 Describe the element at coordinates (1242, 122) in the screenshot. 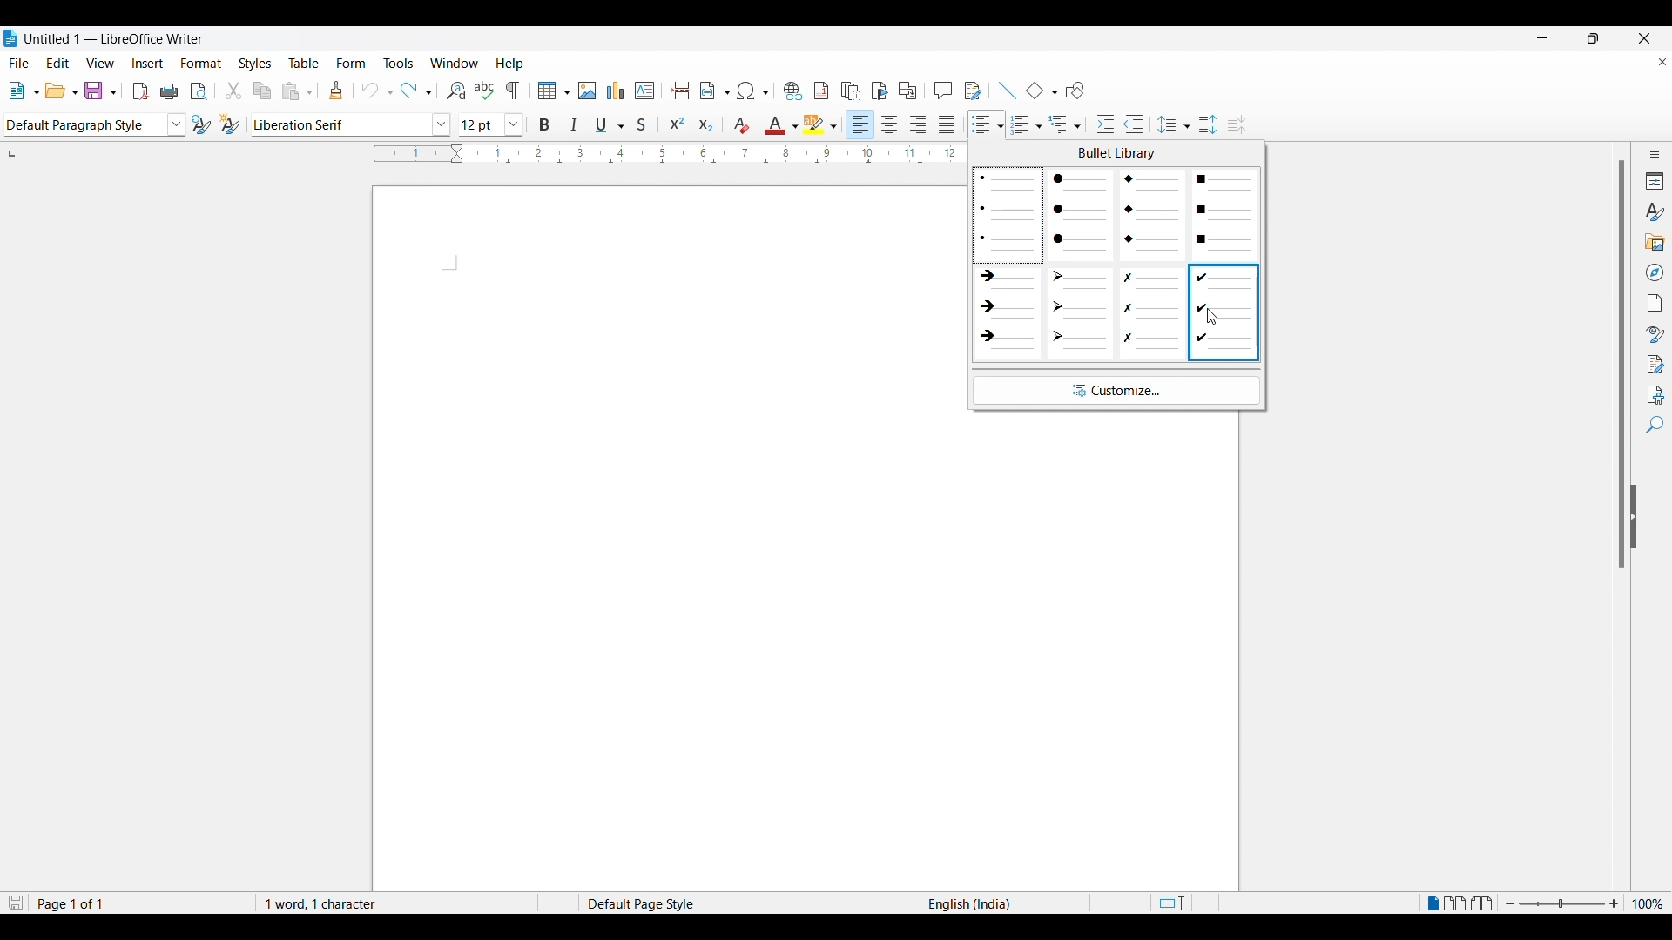

I see `Decrease line spacing` at that location.